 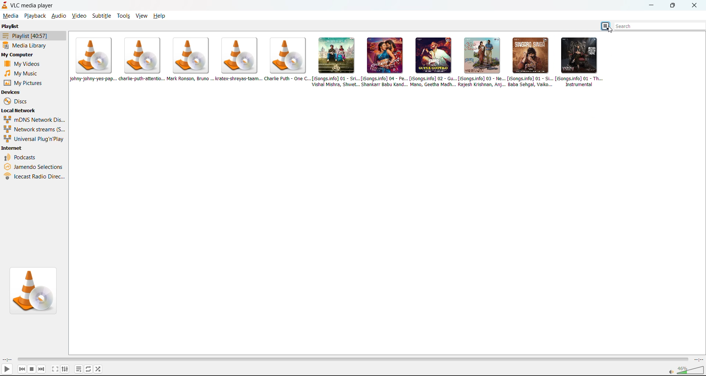 I want to click on playlist, so click(x=31, y=36).